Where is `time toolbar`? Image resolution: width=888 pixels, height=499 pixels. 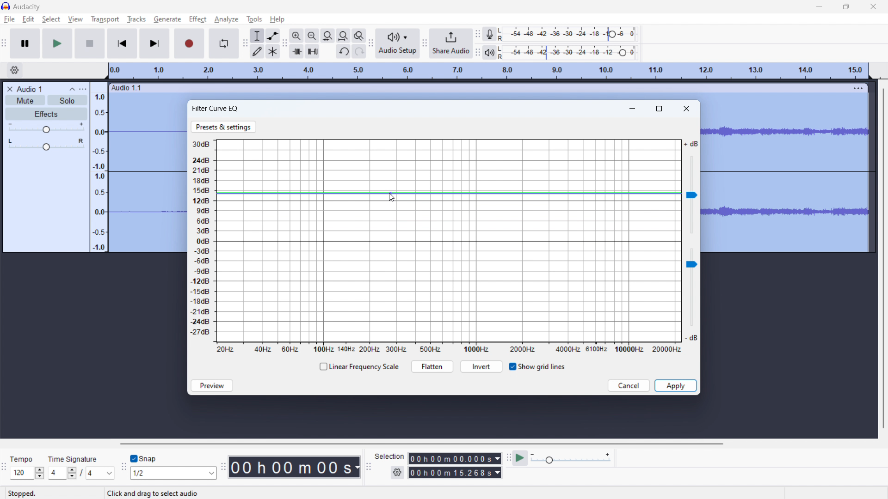 time toolbar is located at coordinates (225, 471).